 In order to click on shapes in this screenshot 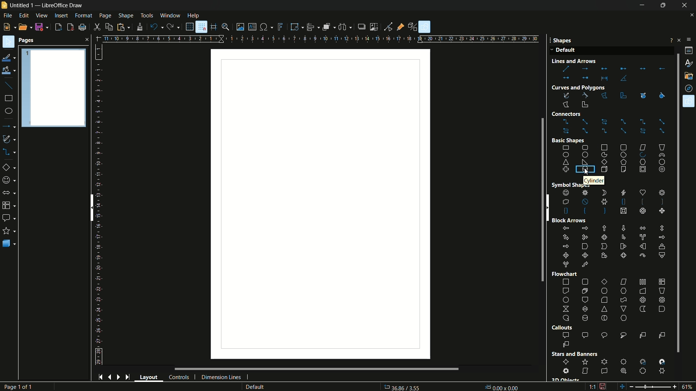, I will do `click(689, 101)`.